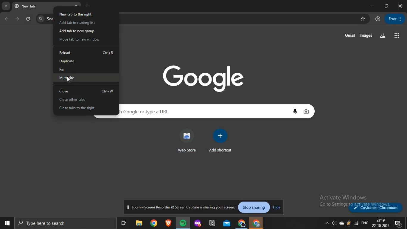 This screenshot has width=407, height=229. What do you see at coordinates (187, 140) in the screenshot?
I see `web store` at bounding box center [187, 140].